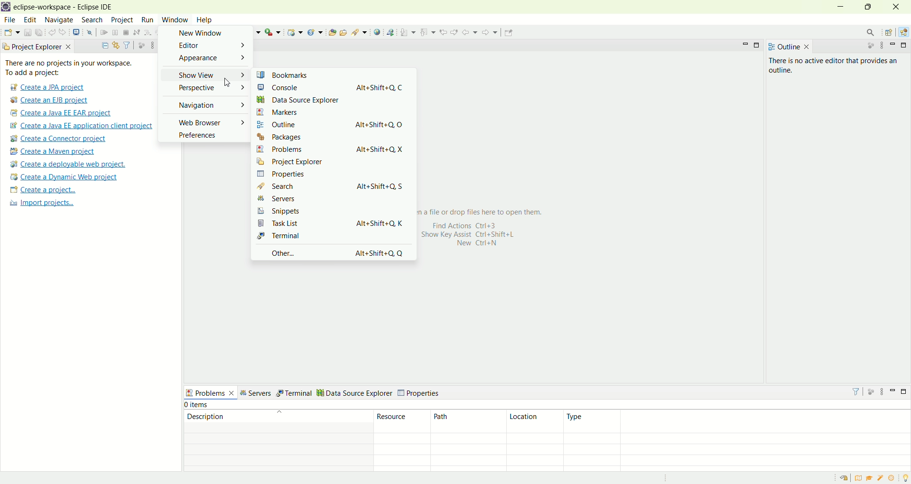 The image size is (911, 484). What do you see at coordinates (46, 88) in the screenshot?
I see `create a JPA project` at bounding box center [46, 88].